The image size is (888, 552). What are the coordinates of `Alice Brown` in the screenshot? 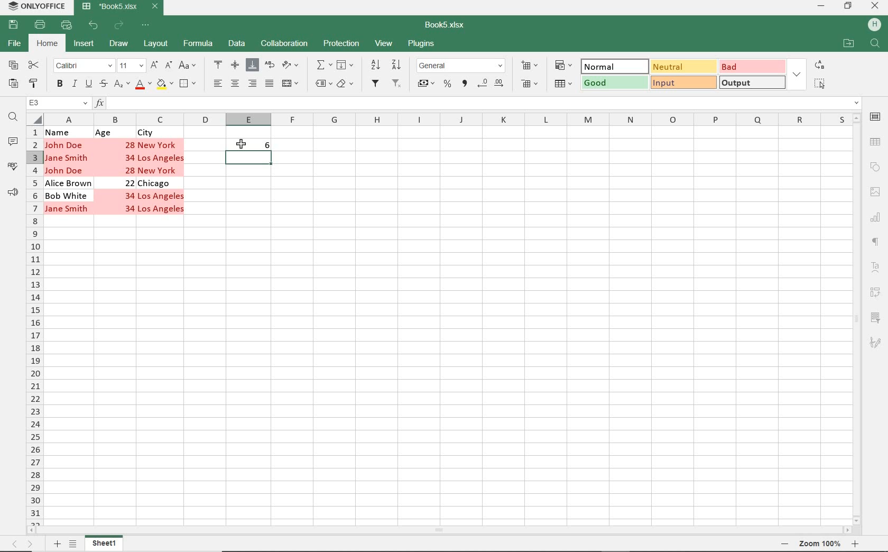 It's located at (70, 183).